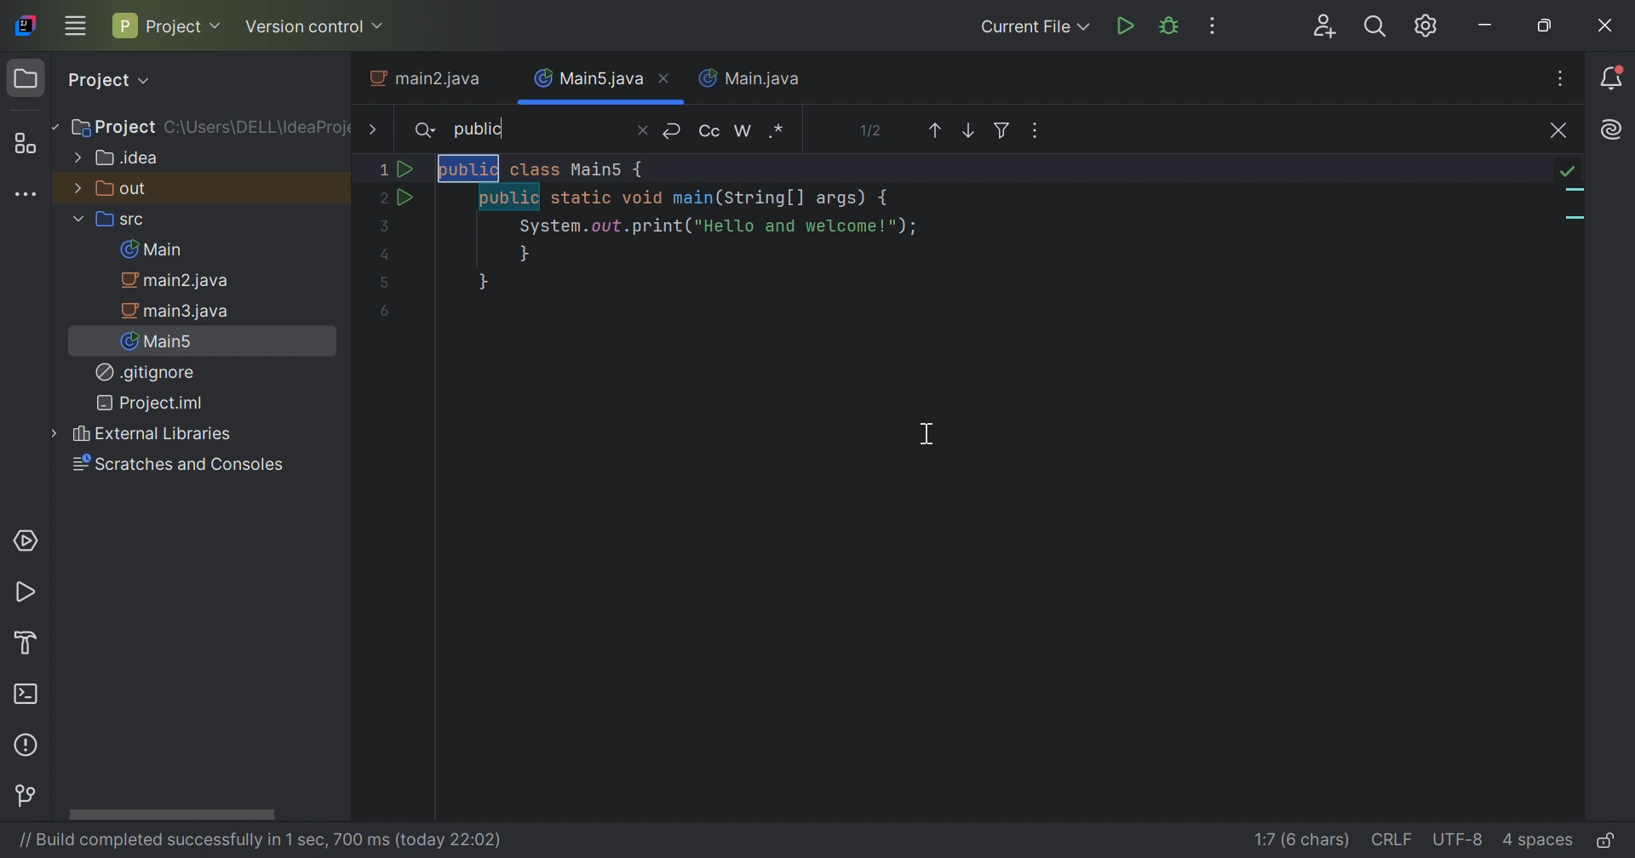 The image size is (1635, 858). I want to click on , so click(387, 254).